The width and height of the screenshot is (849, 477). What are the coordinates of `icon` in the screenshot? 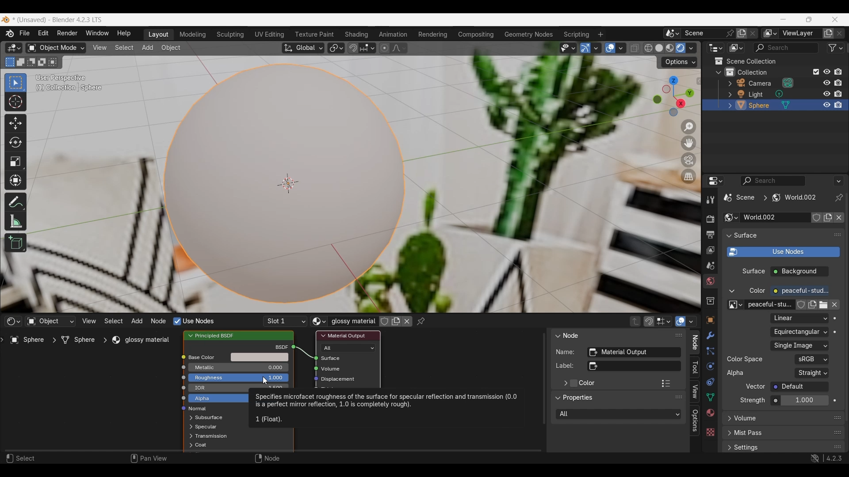 It's located at (184, 367).